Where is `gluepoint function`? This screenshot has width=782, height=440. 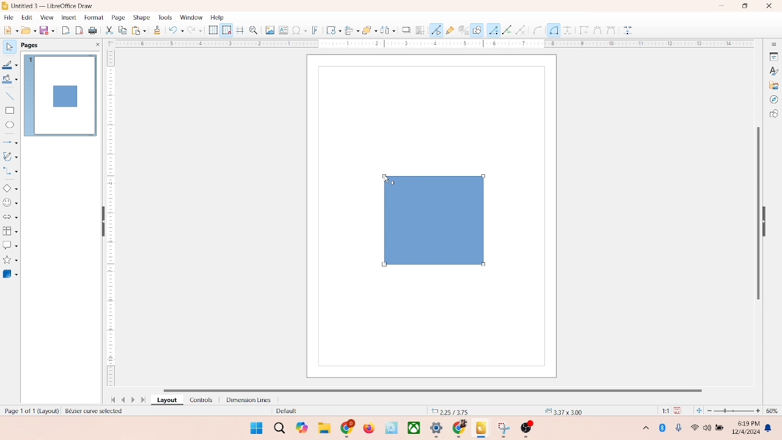
gluepoint function is located at coordinates (449, 31).